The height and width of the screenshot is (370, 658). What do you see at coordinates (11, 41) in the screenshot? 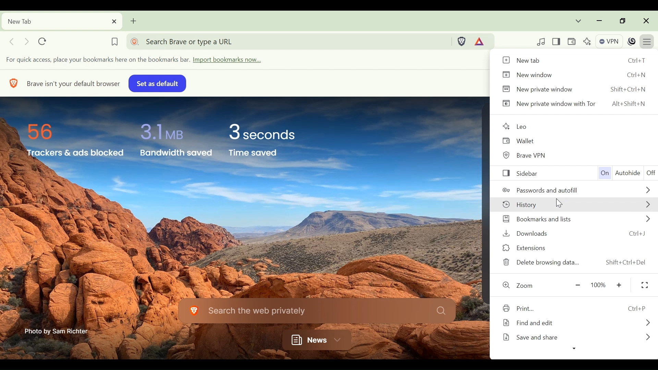
I see `Click to go back` at bounding box center [11, 41].